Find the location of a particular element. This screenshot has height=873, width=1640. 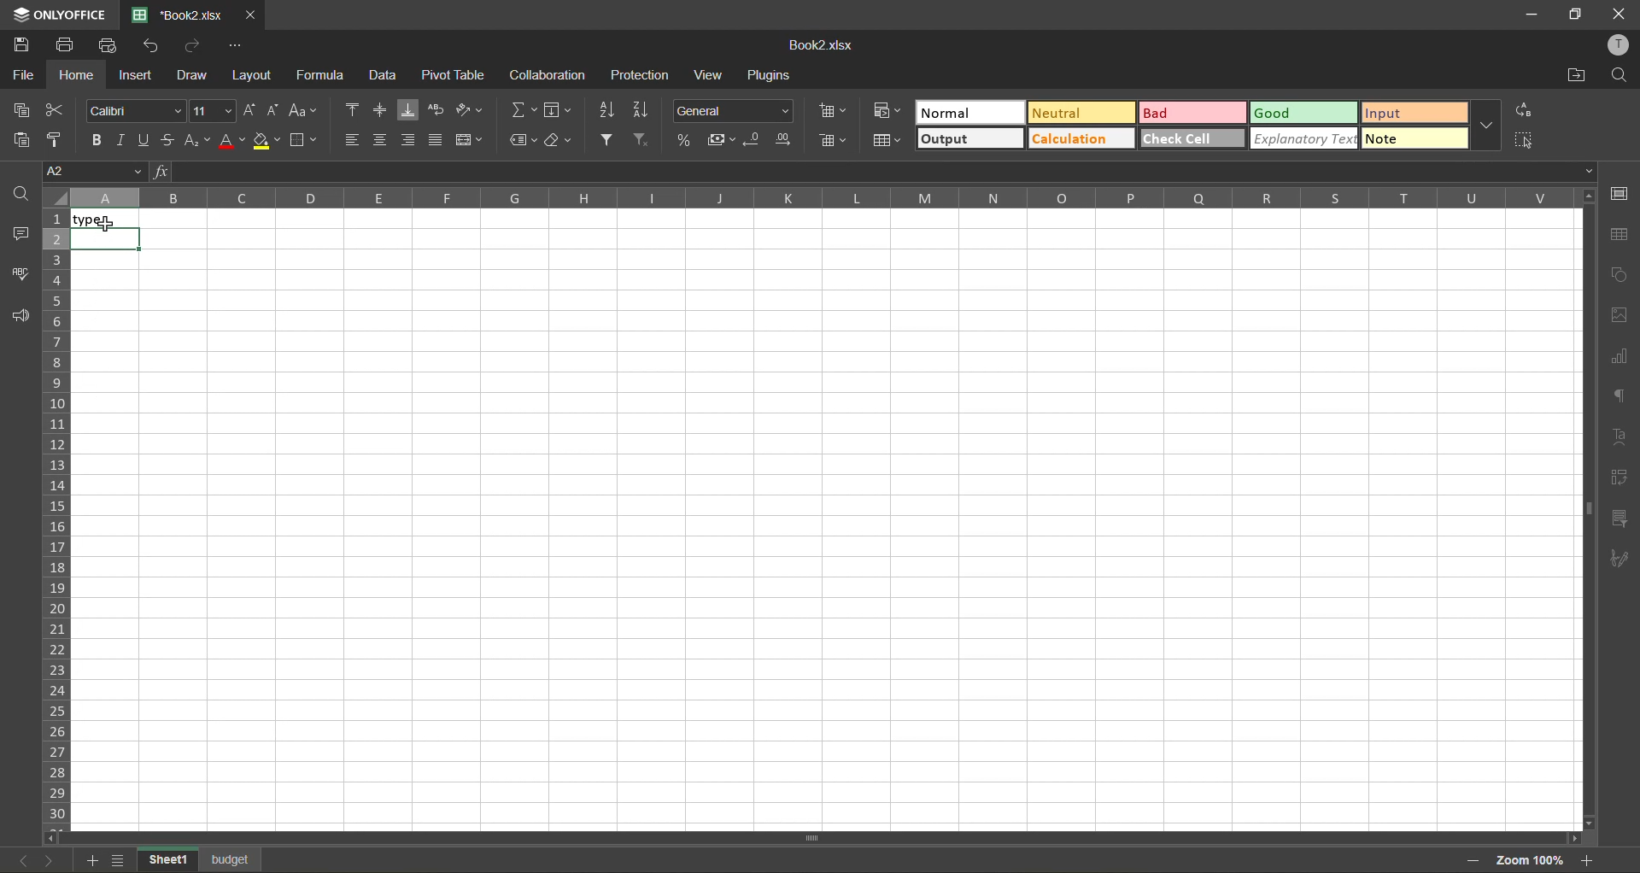

bad is located at coordinates (1192, 112).